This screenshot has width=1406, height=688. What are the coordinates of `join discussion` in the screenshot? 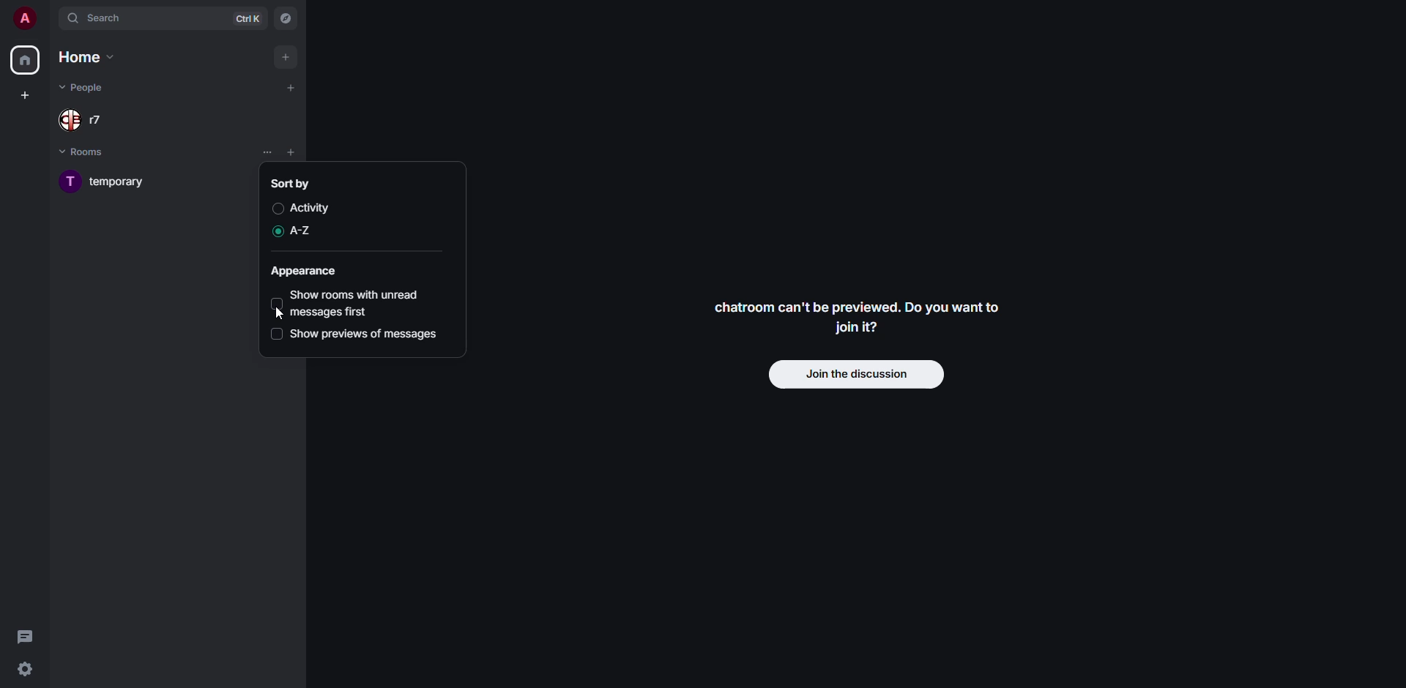 It's located at (858, 373).